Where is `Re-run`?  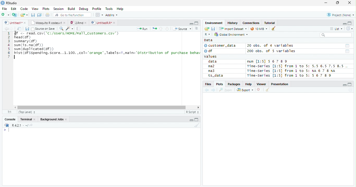
Re-run is located at coordinates (154, 29).